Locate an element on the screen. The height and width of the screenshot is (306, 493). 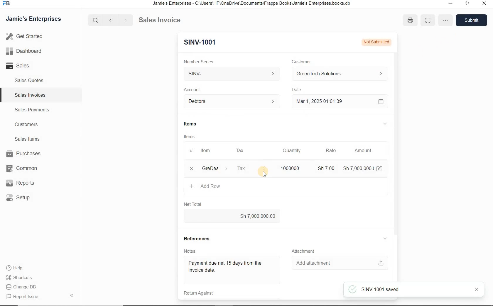
Sales Items is located at coordinates (26, 139).